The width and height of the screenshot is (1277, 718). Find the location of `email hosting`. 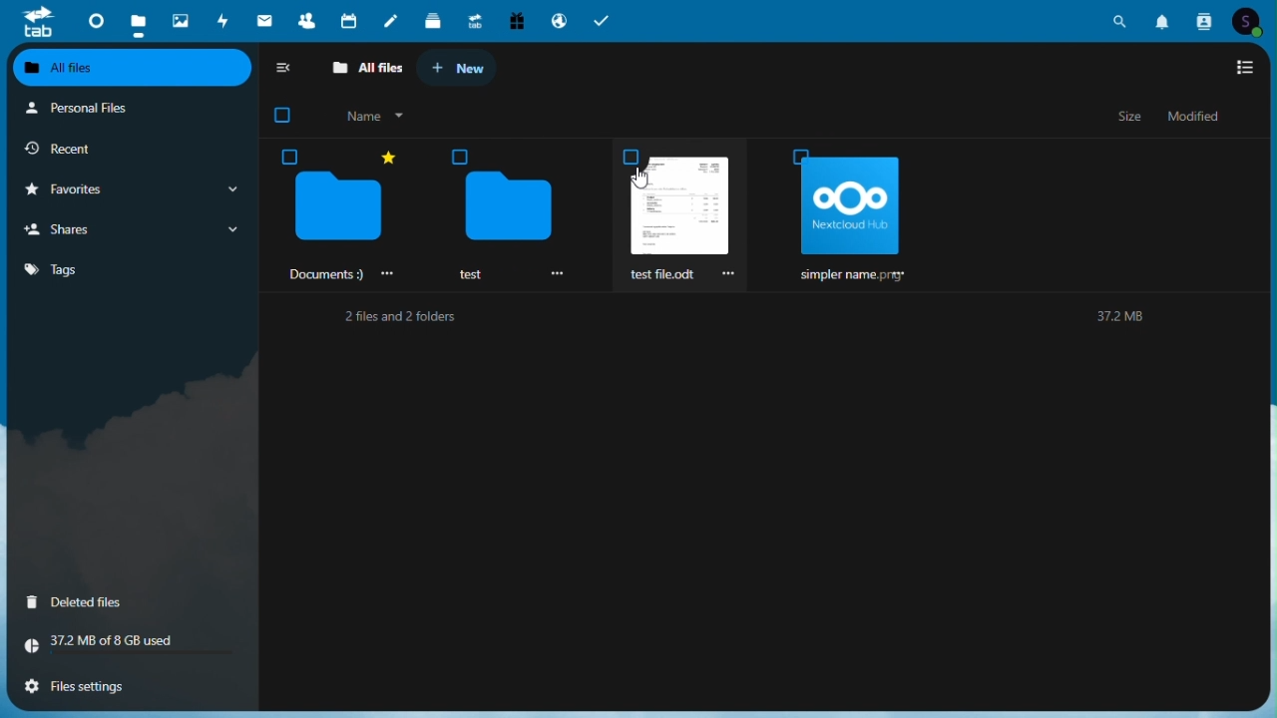

email hosting is located at coordinates (559, 17).